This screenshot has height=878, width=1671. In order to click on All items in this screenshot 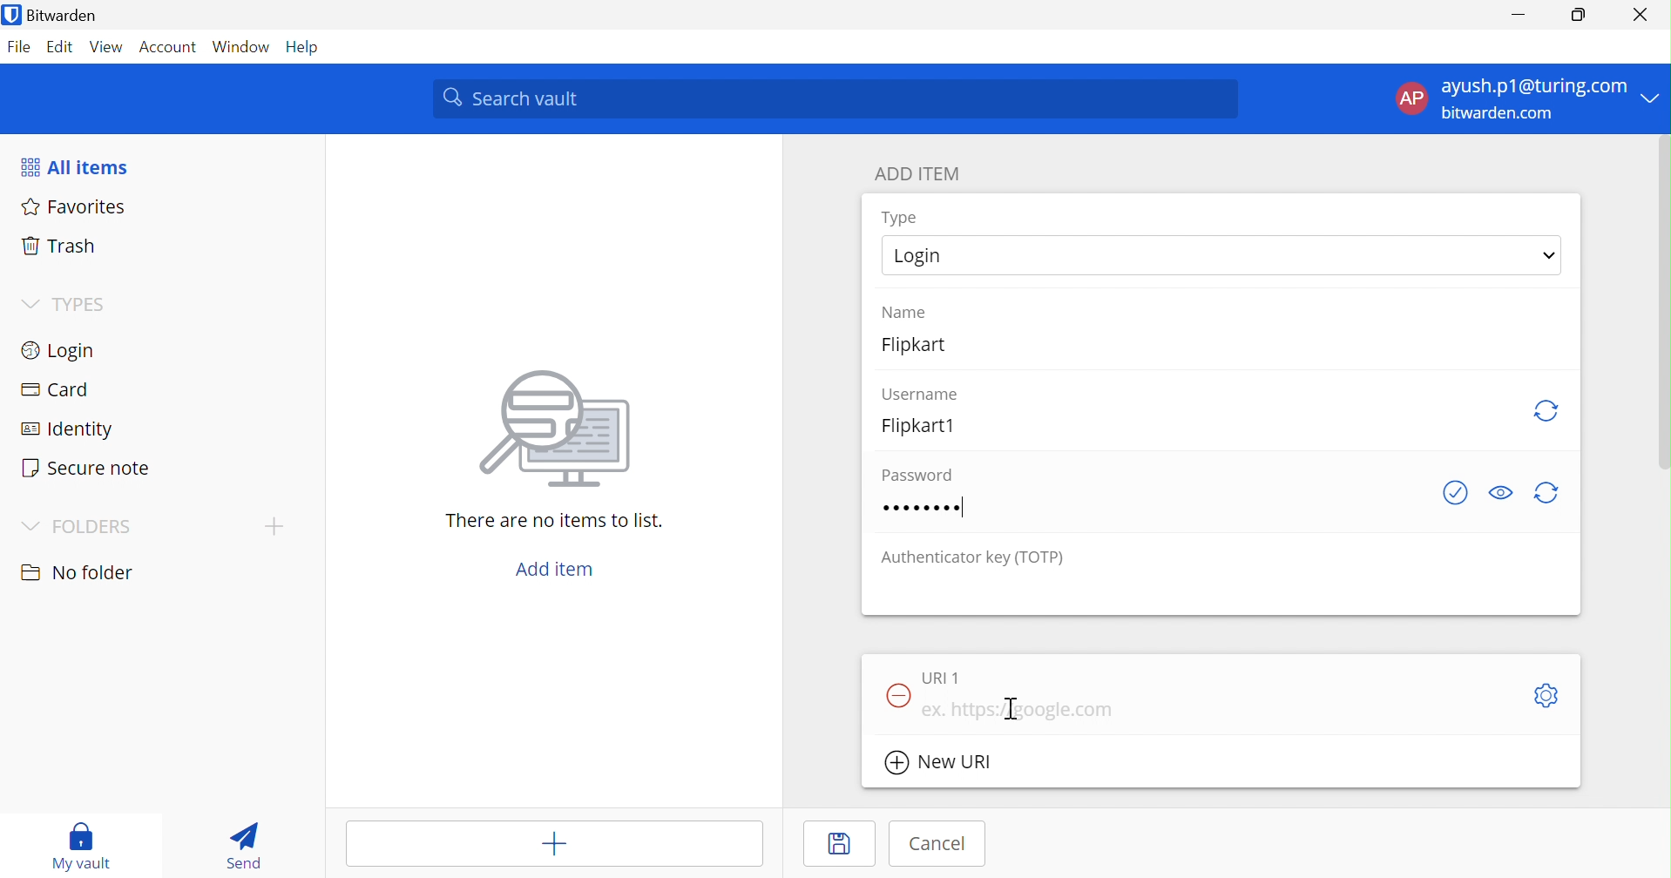, I will do `click(78, 166)`.